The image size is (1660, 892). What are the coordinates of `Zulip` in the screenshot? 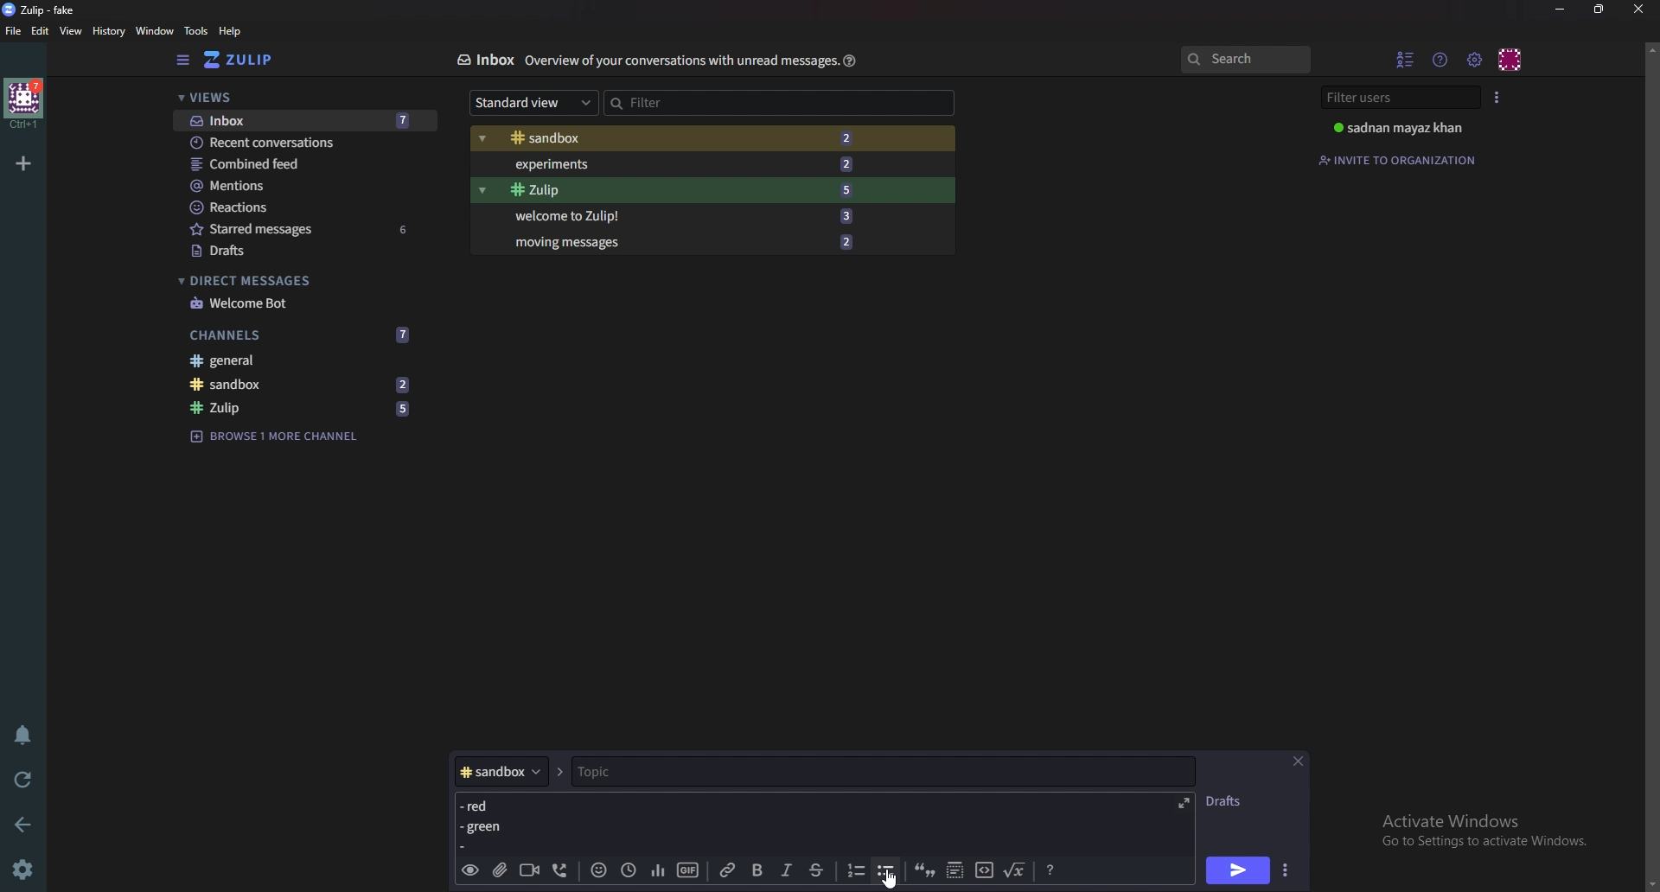 It's located at (302, 409).